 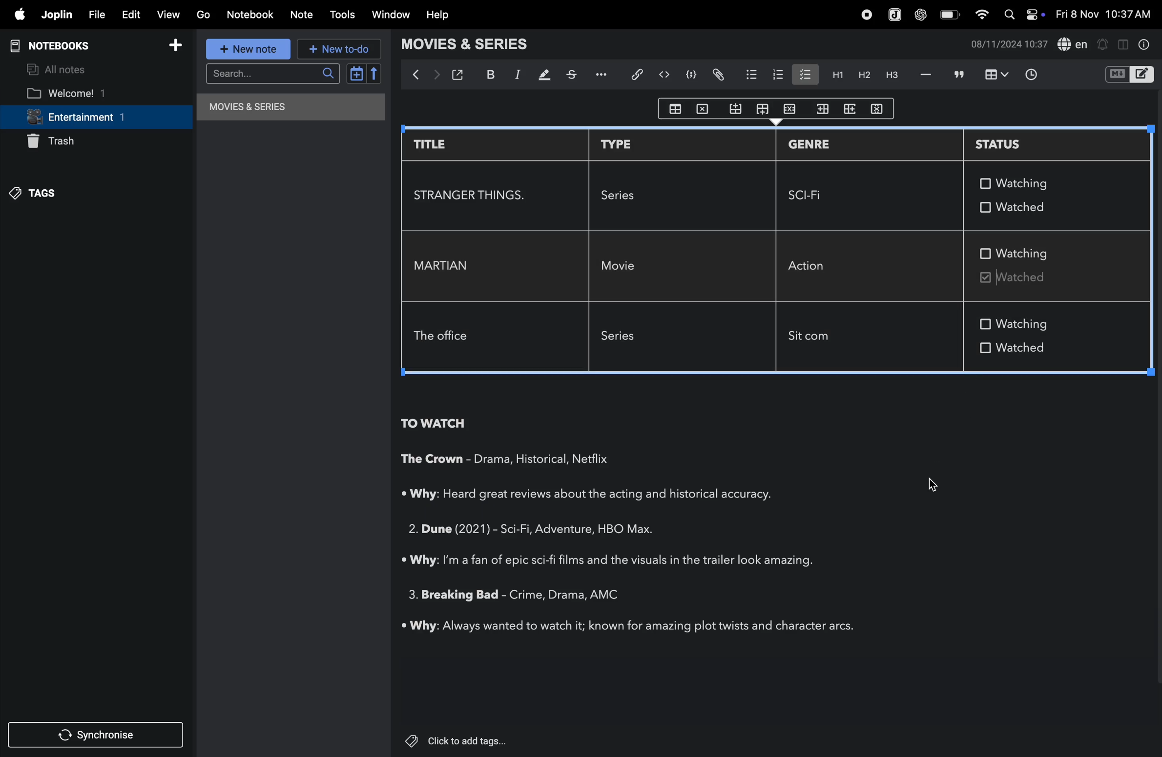 What do you see at coordinates (445, 266) in the screenshot?
I see `martian` at bounding box center [445, 266].